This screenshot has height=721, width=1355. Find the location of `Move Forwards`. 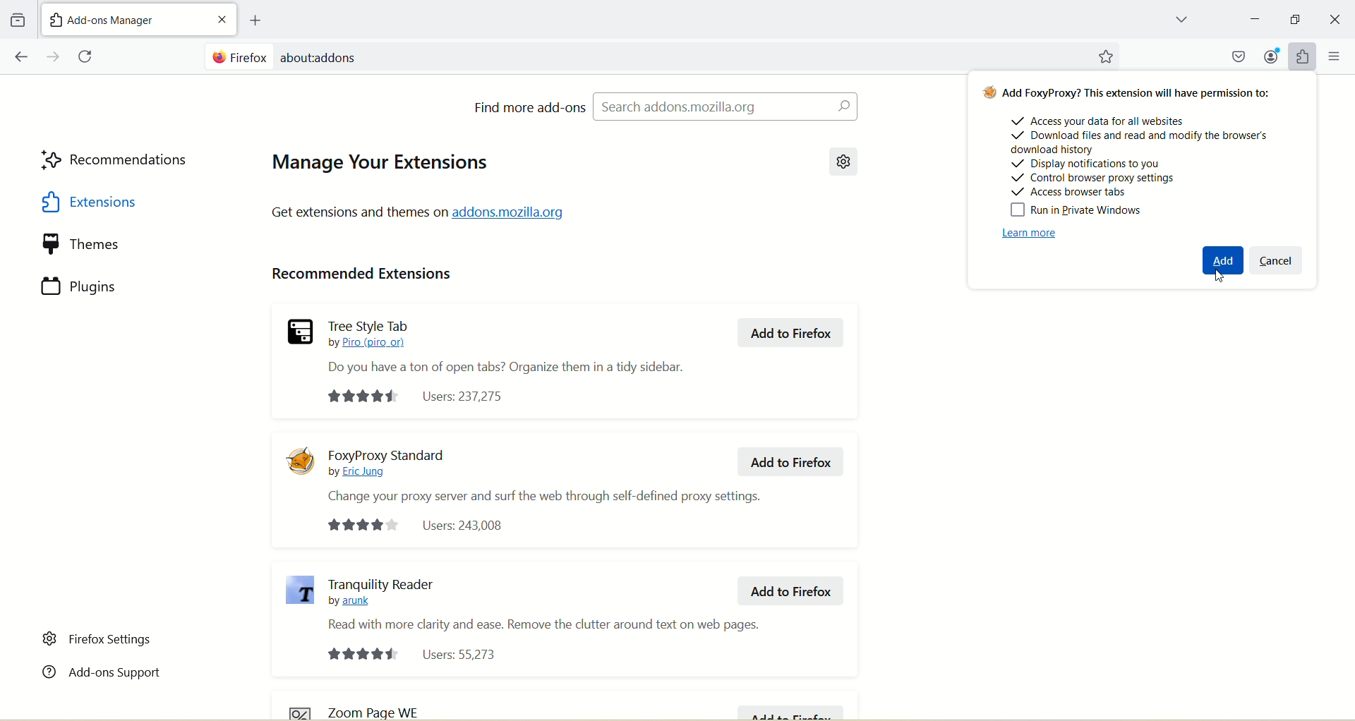

Move Forwards is located at coordinates (54, 56).